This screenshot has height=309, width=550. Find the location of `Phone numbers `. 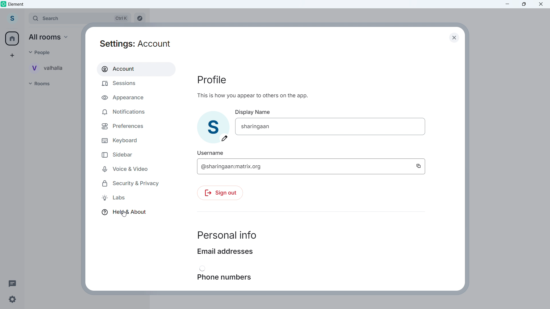

Phone numbers  is located at coordinates (223, 277).